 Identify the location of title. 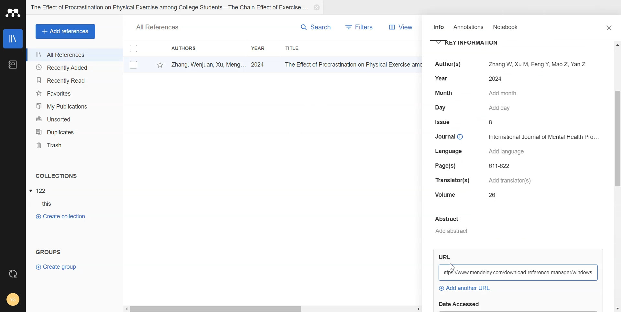
(350, 64).